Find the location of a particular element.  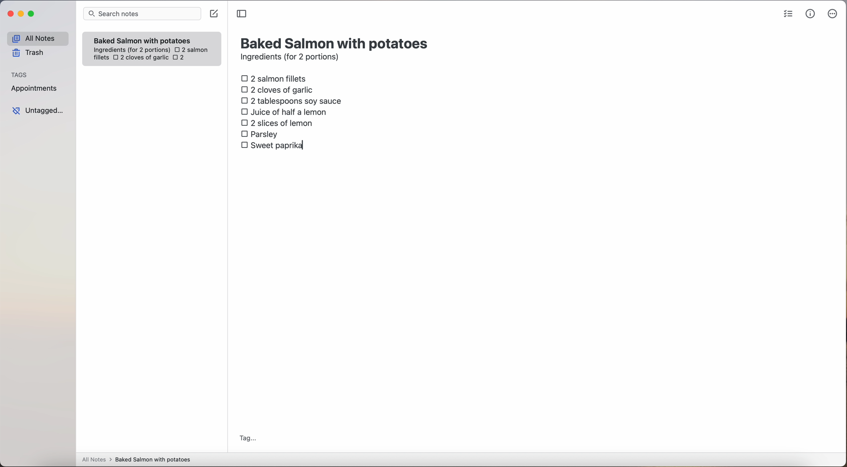

2 salmon fillets is located at coordinates (276, 78).